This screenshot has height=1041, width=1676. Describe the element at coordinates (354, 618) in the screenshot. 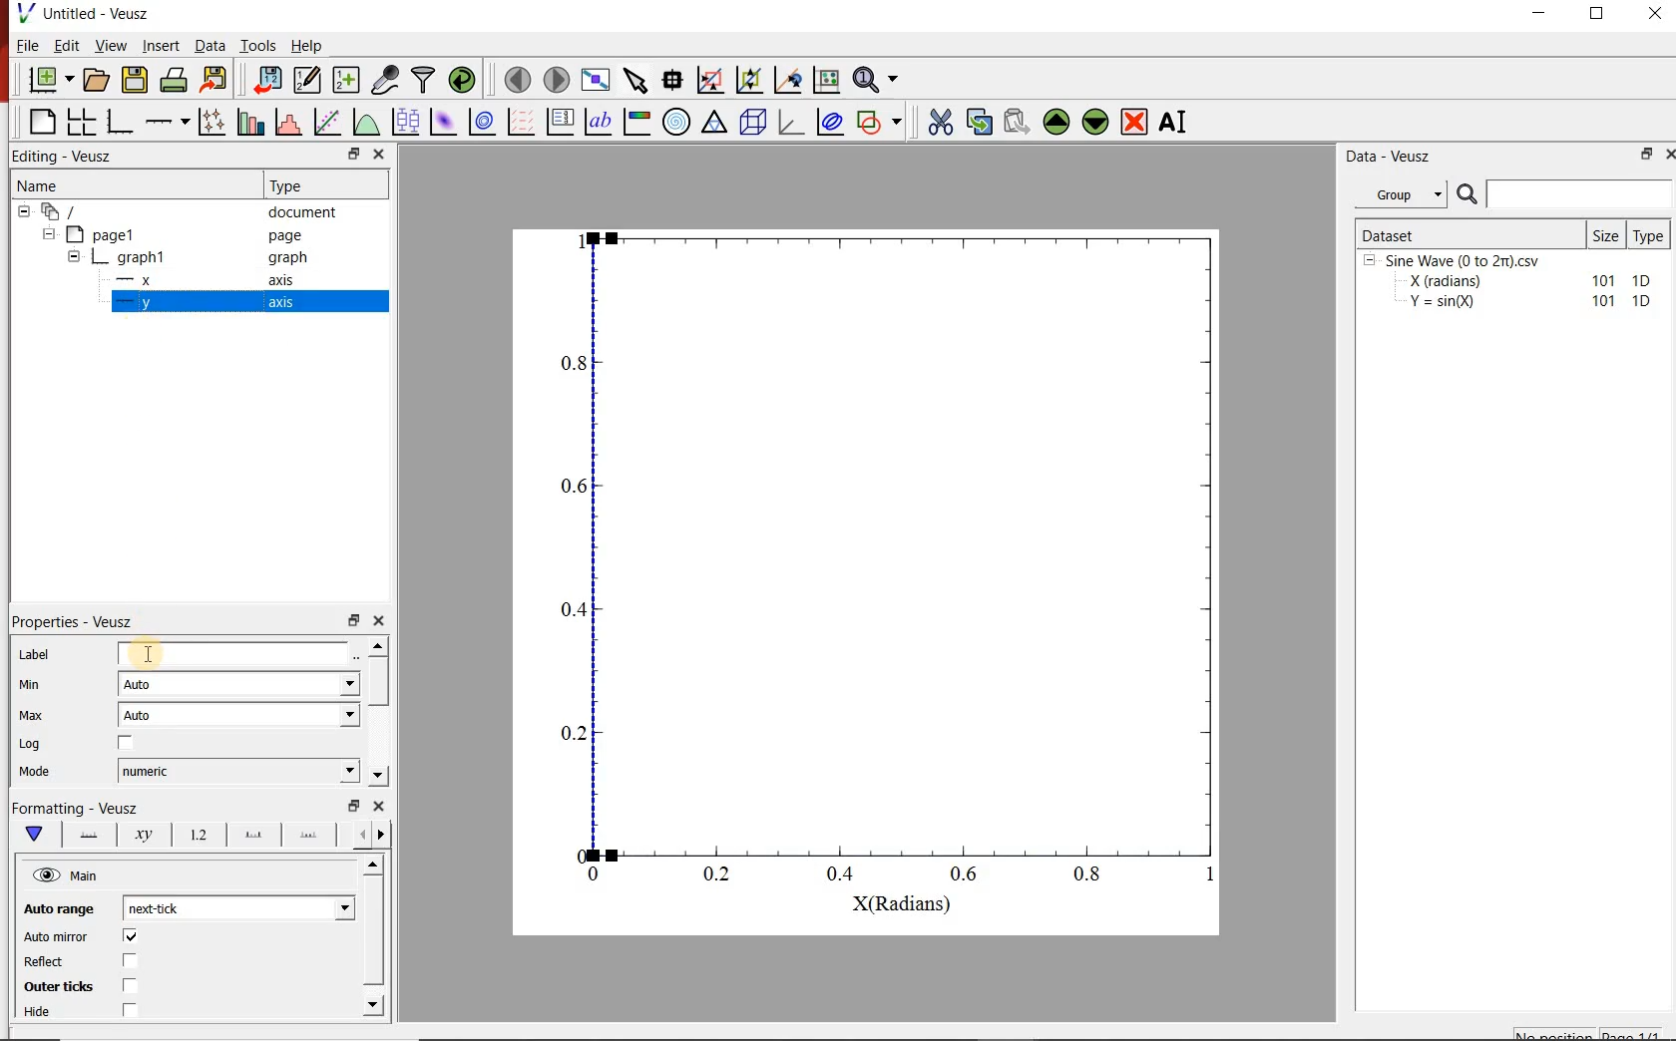

I see `Min/Max` at that location.